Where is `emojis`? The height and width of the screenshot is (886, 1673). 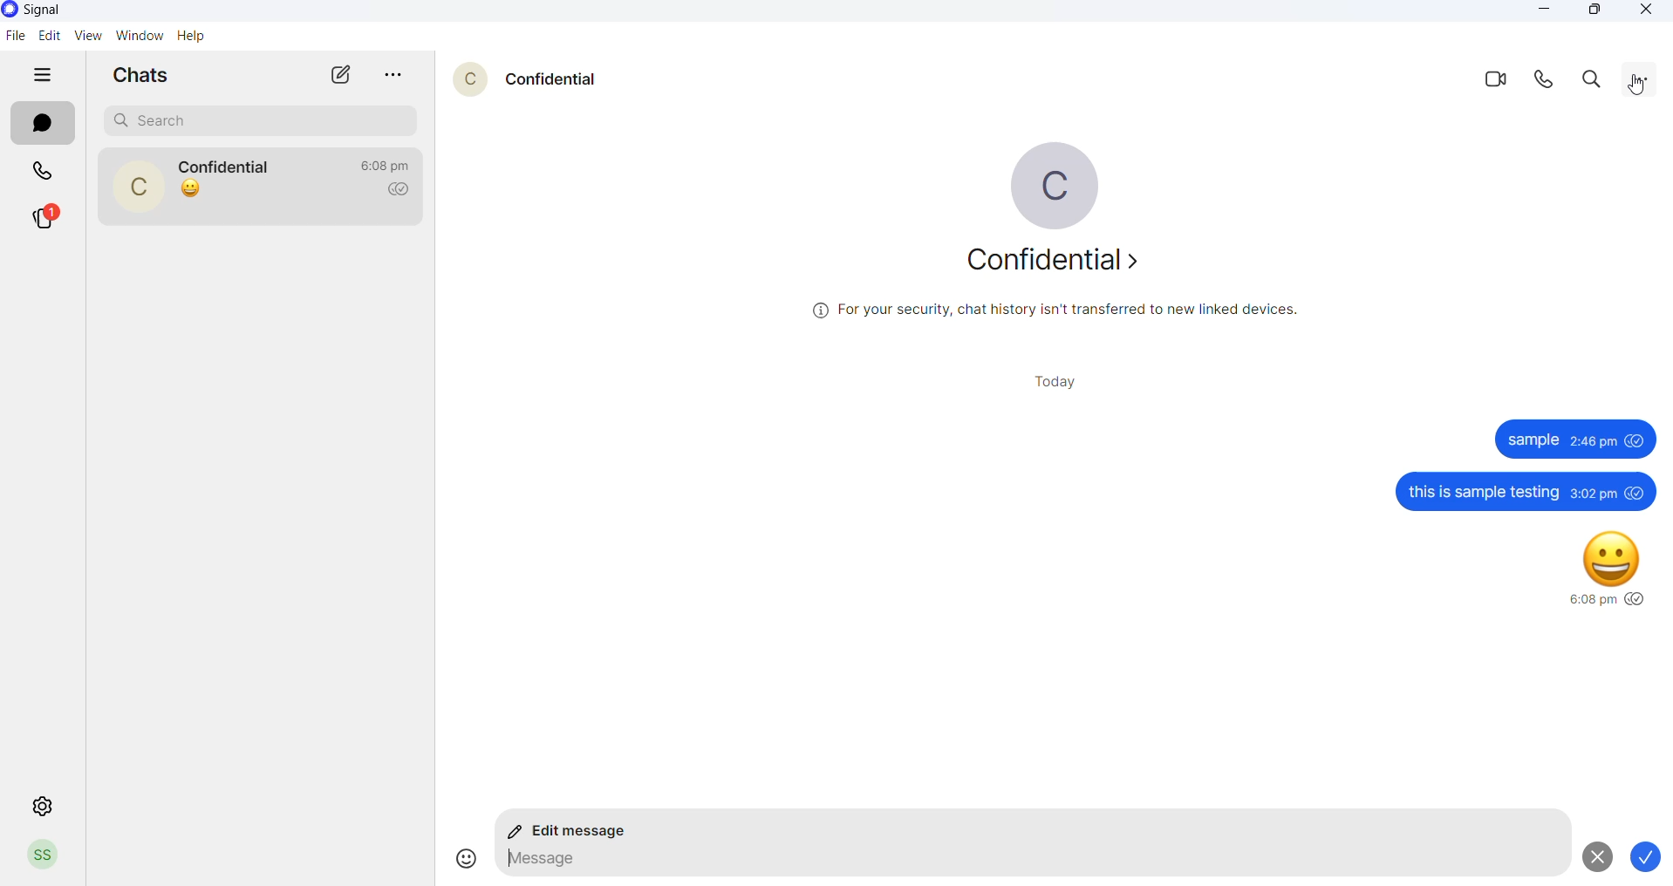
emojis is located at coordinates (460, 858).